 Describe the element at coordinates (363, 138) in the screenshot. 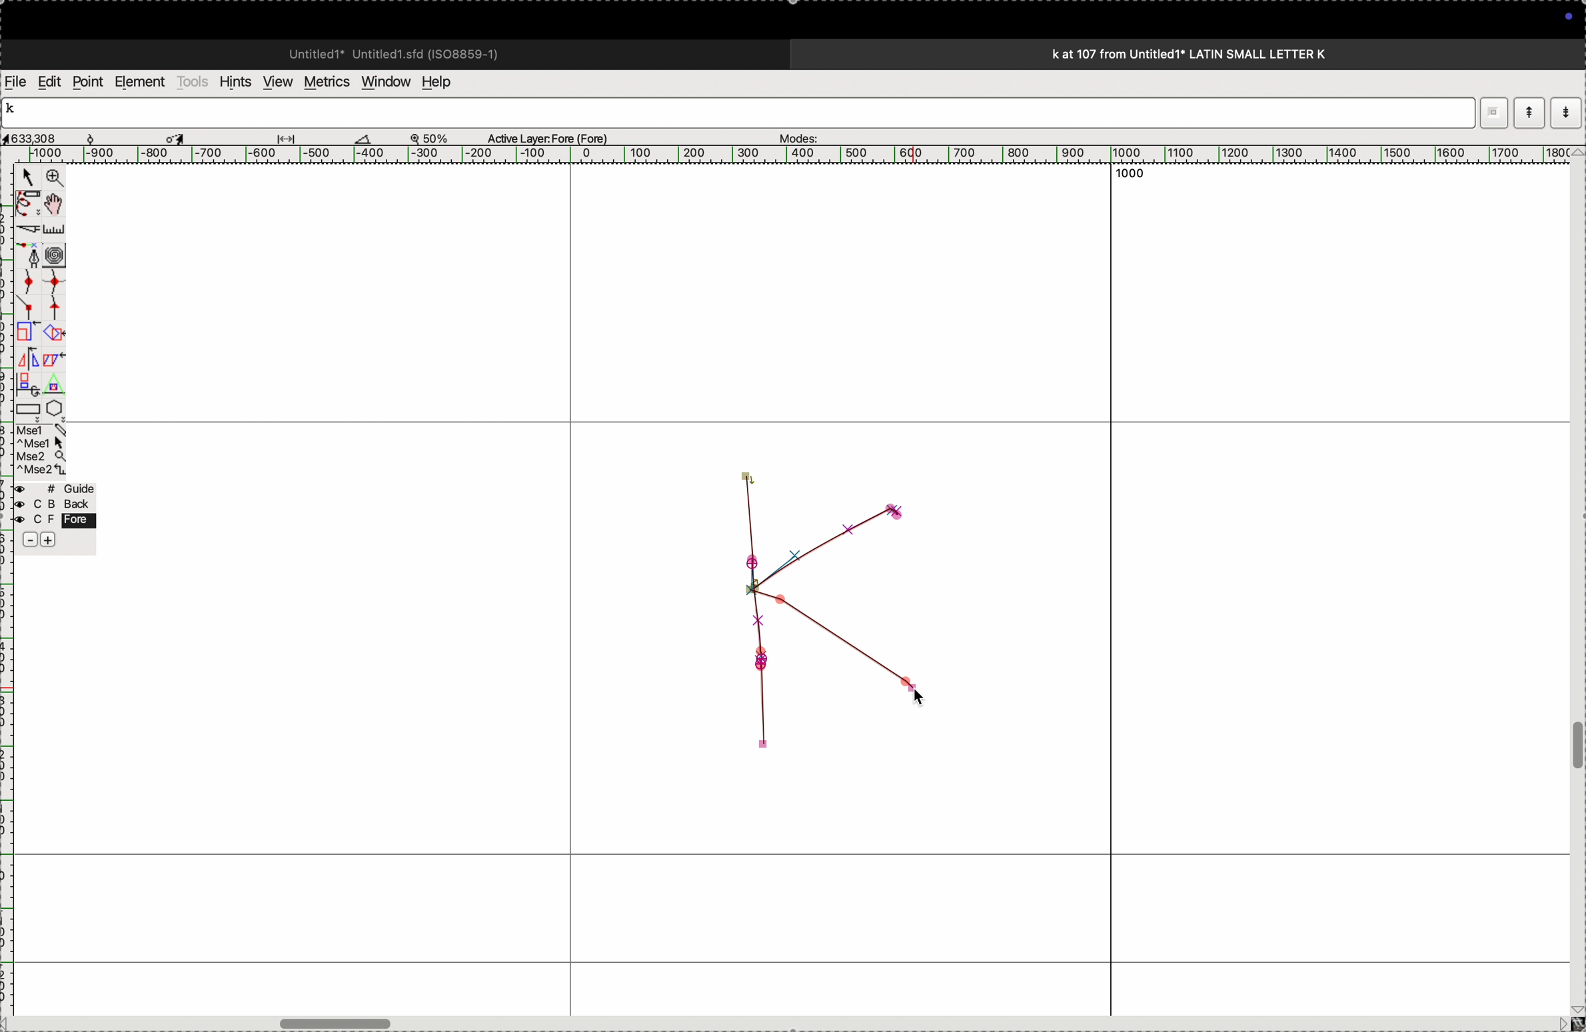

I see `cut` at that location.